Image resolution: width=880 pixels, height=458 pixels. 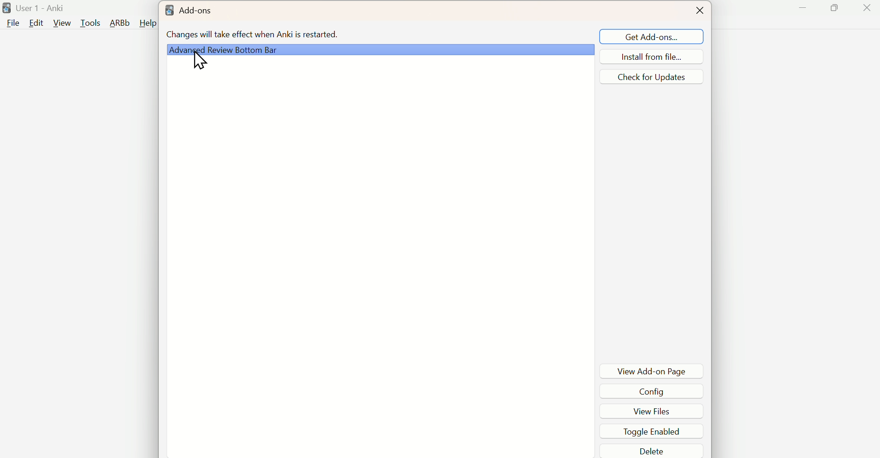 What do you see at coordinates (12, 24) in the screenshot?
I see `File` at bounding box center [12, 24].